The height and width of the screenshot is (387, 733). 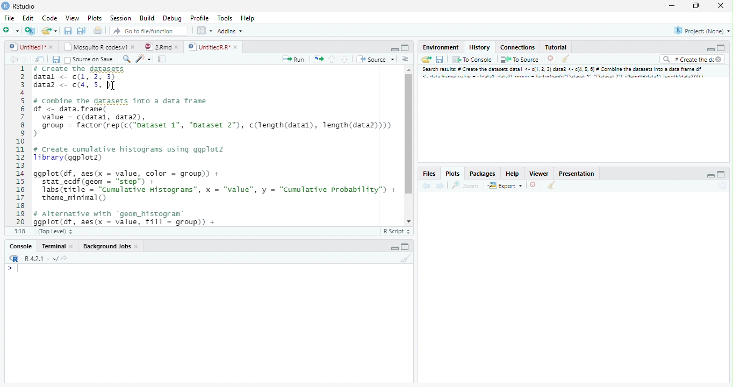 I want to click on Delete , so click(x=533, y=184).